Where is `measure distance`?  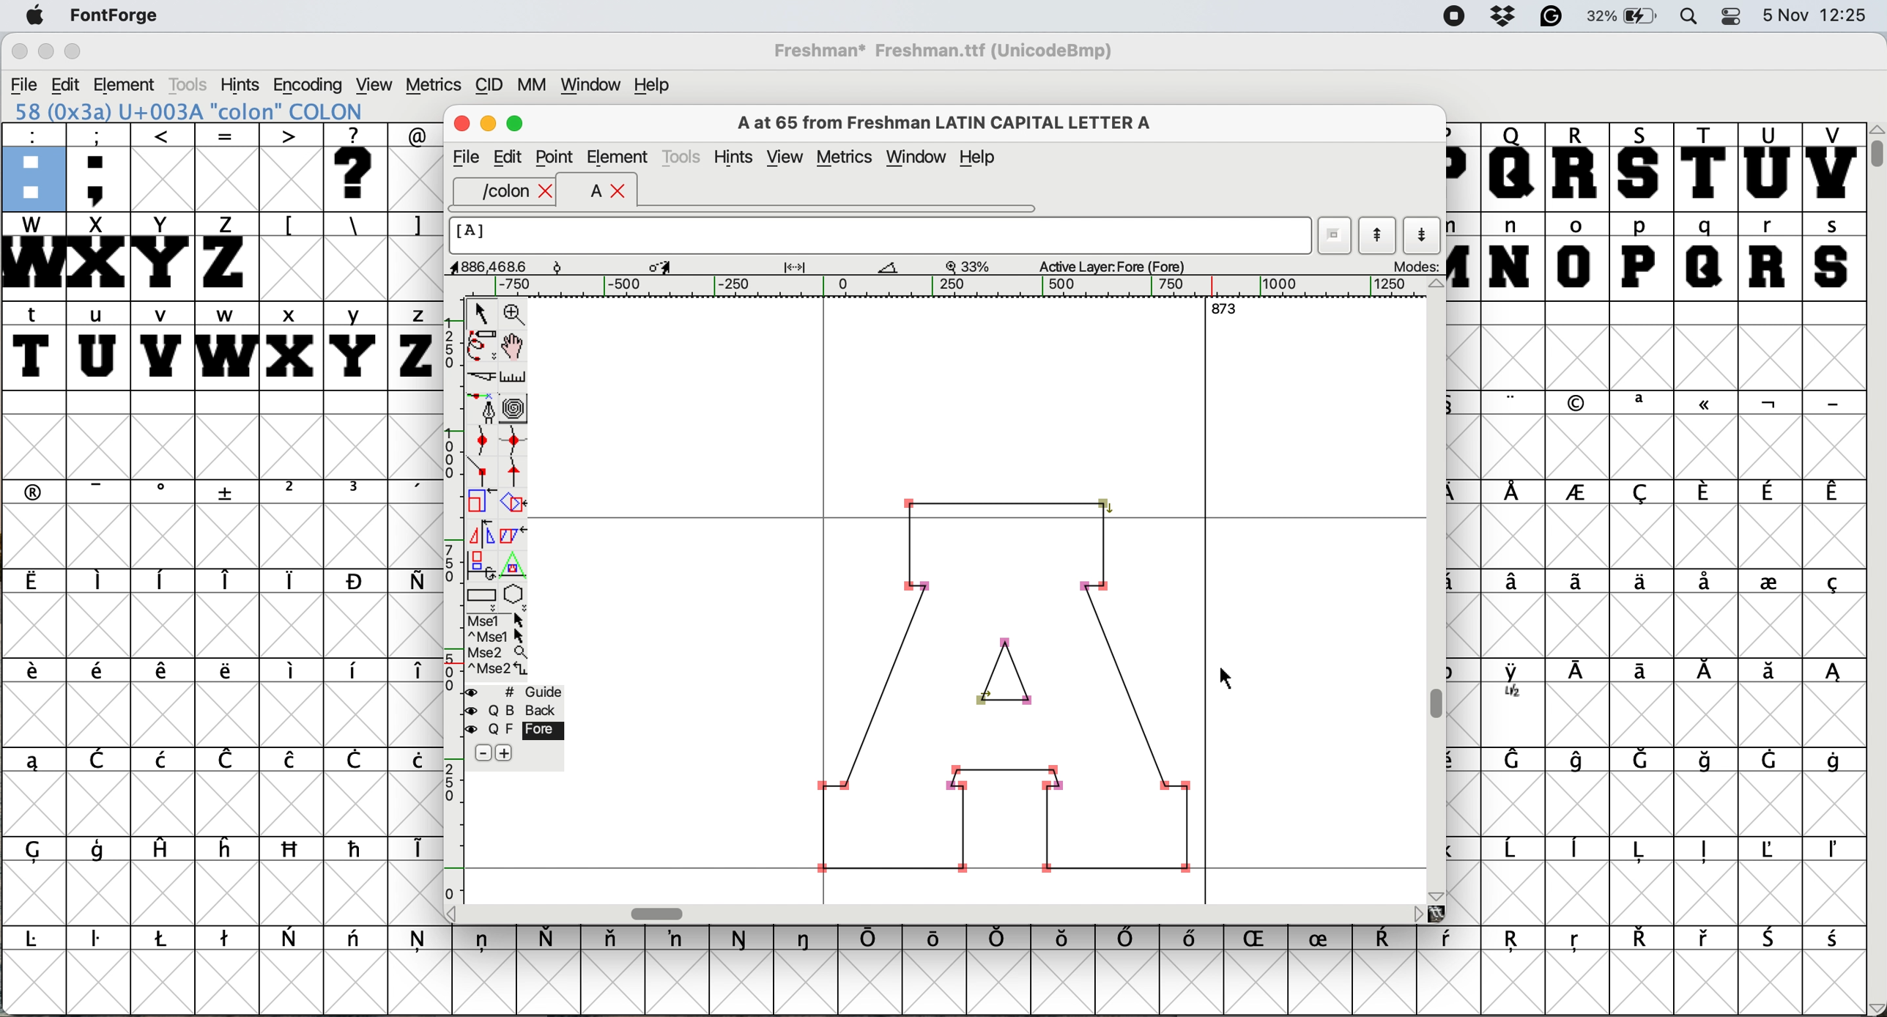 measure distance is located at coordinates (514, 374).